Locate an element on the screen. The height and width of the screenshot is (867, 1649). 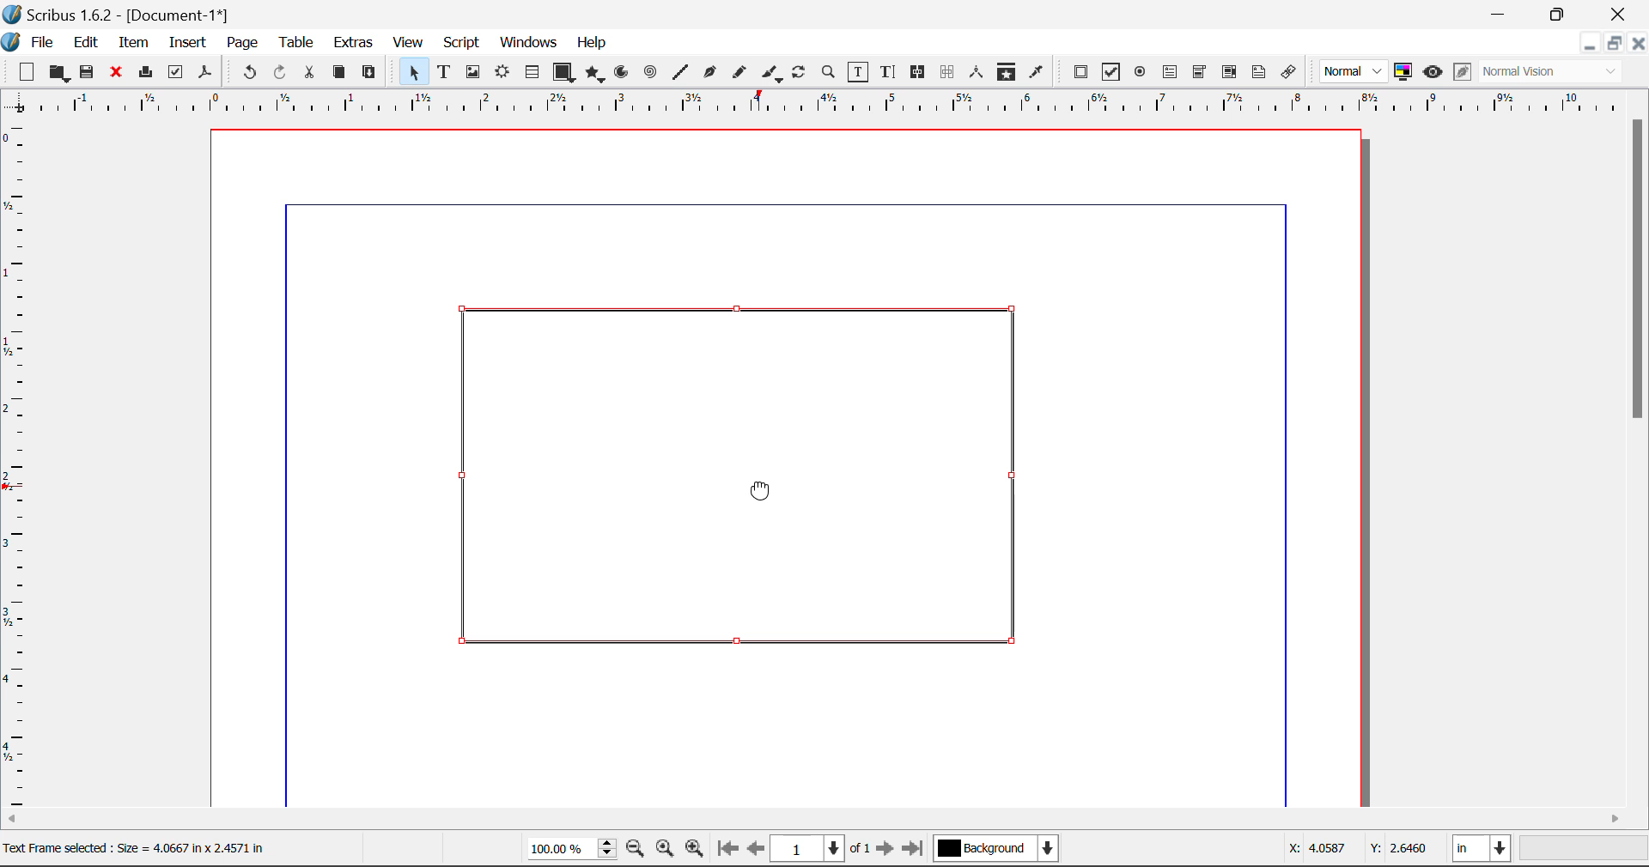
Eyedropper is located at coordinates (1037, 71).